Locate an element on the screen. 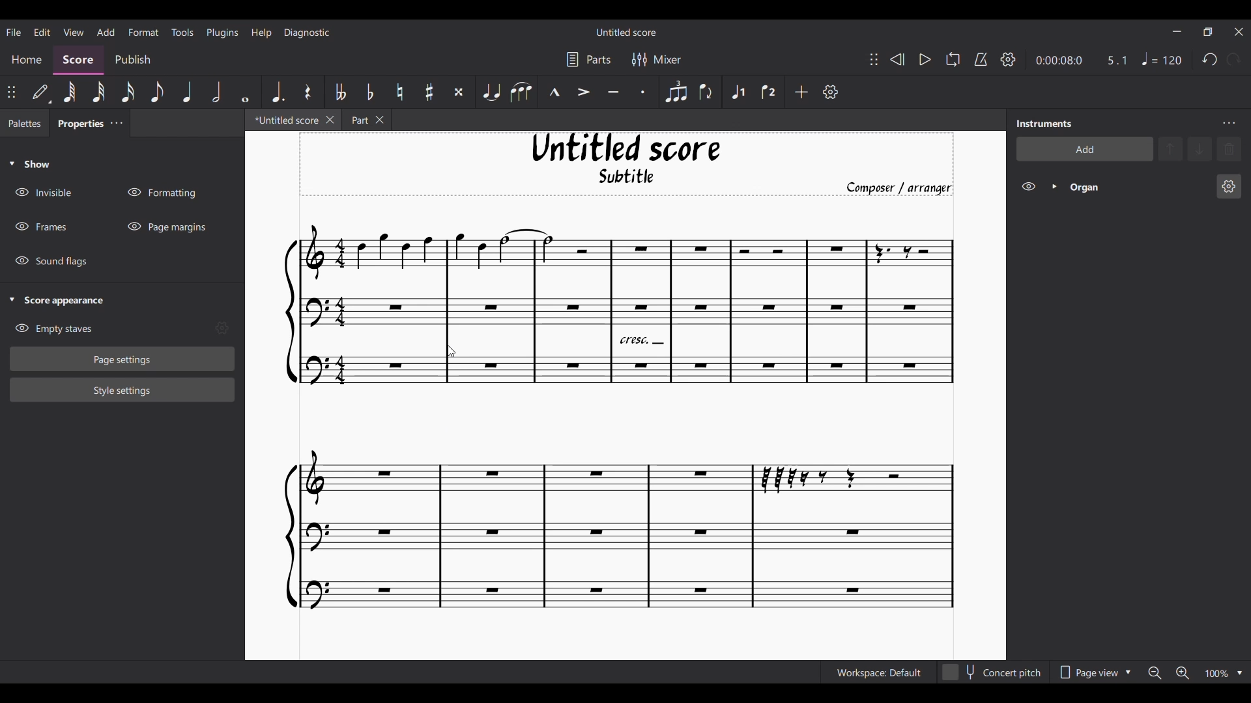  Organ settings is located at coordinates (1229, 186).